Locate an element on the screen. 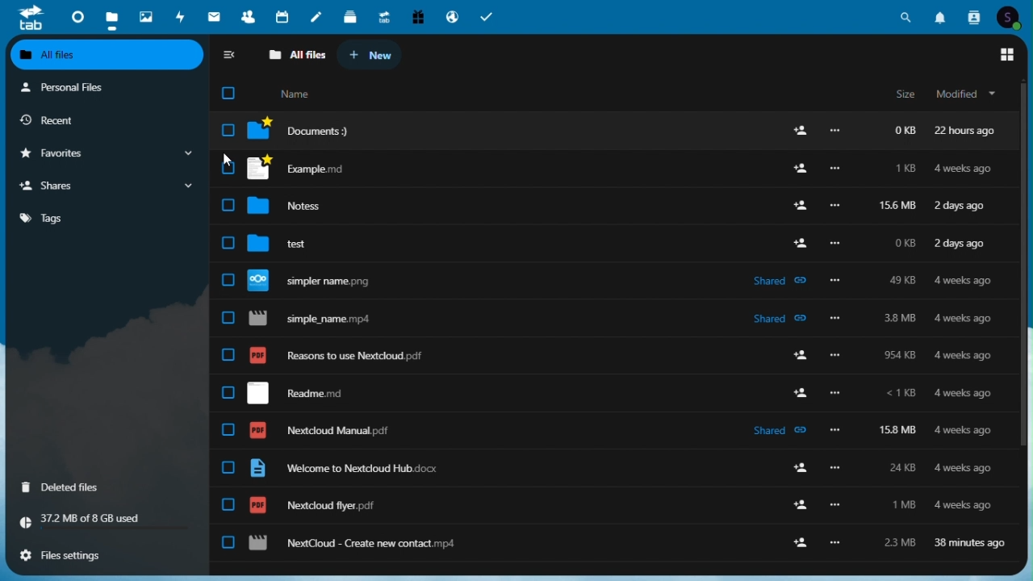 Image resolution: width=1033 pixels, height=581 pixels. main menu is located at coordinates (1010, 56).